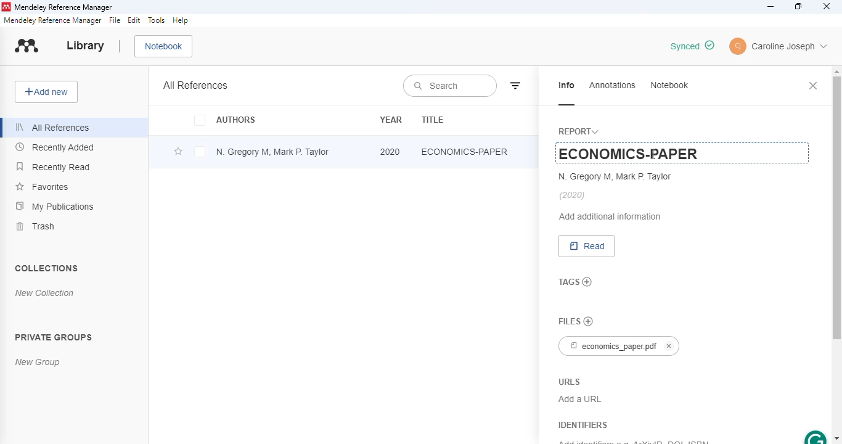 This screenshot has width=842, height=444. What do you see at coordinates (582, 425) in the screenshot?
I see `identifiers` at bounding box center [582, 425].